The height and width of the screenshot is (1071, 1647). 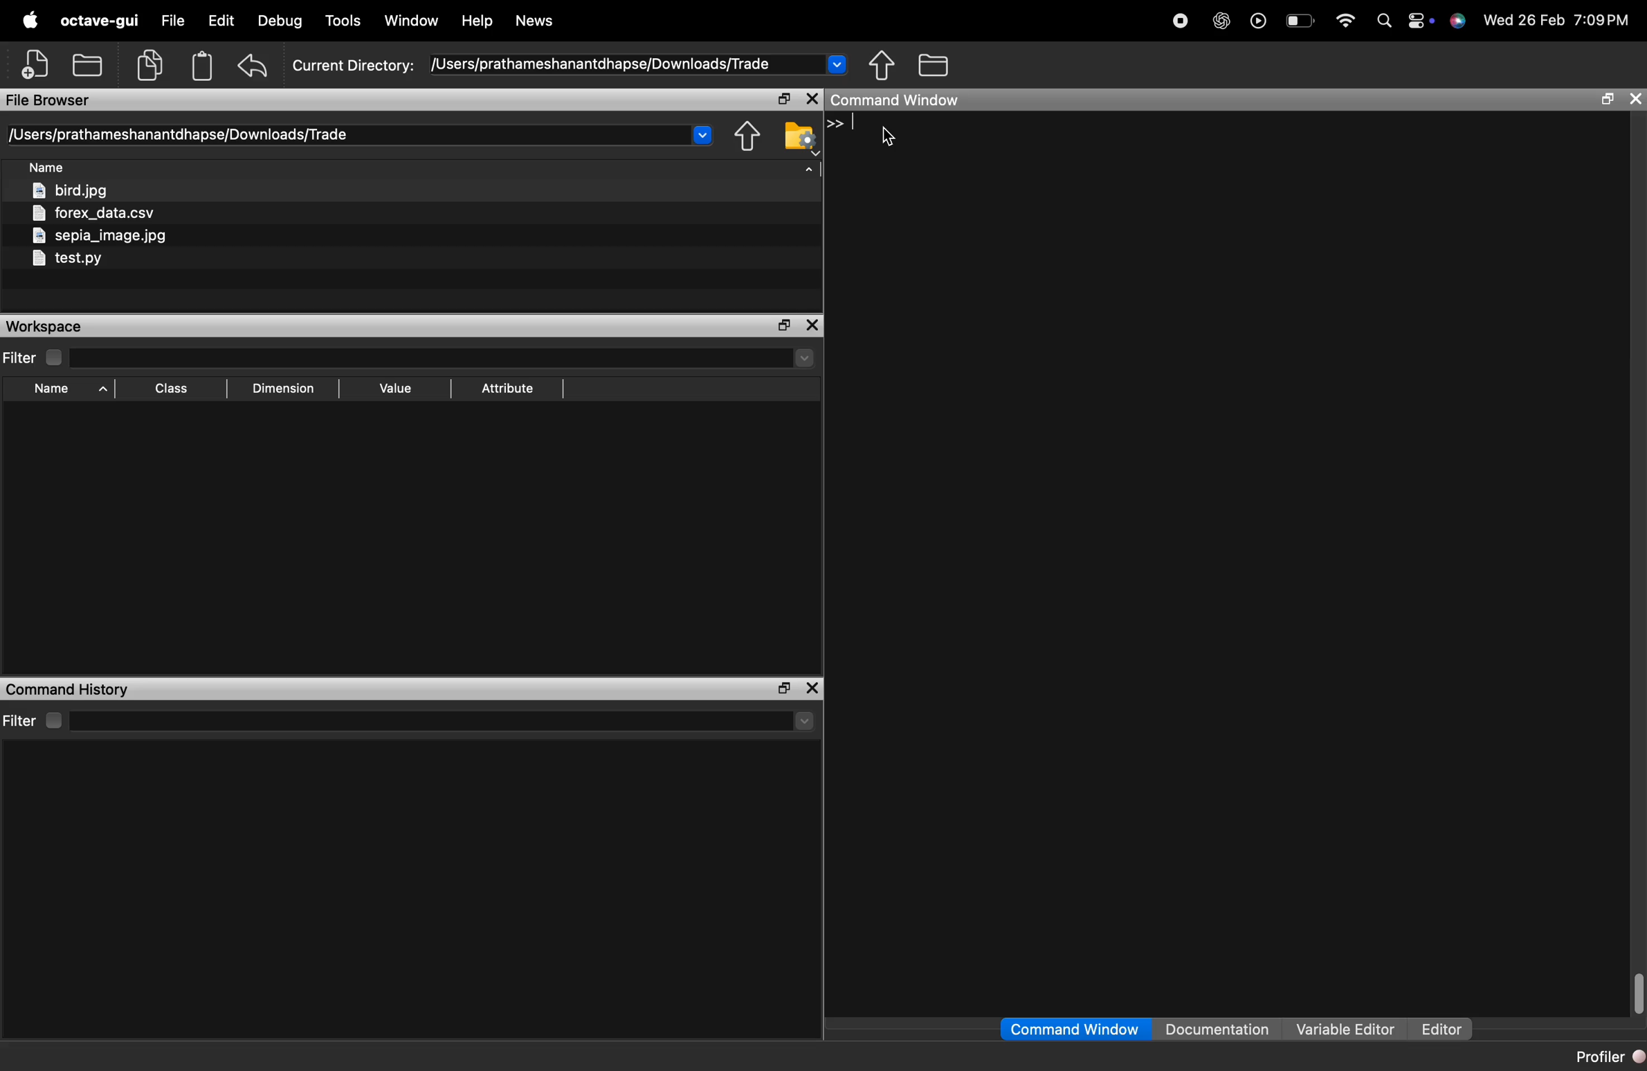 What do you see at coordinates (151, 66) in the screenshot?
I see `copy` at bounding box center [151, 66].